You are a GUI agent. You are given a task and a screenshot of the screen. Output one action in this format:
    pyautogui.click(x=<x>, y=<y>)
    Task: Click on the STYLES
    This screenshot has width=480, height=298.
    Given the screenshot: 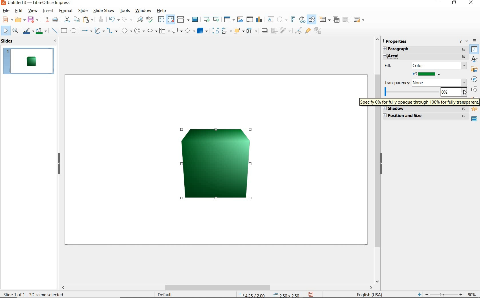 What is the action you would take?
    pyautogui.click(x=474, y=60)
    